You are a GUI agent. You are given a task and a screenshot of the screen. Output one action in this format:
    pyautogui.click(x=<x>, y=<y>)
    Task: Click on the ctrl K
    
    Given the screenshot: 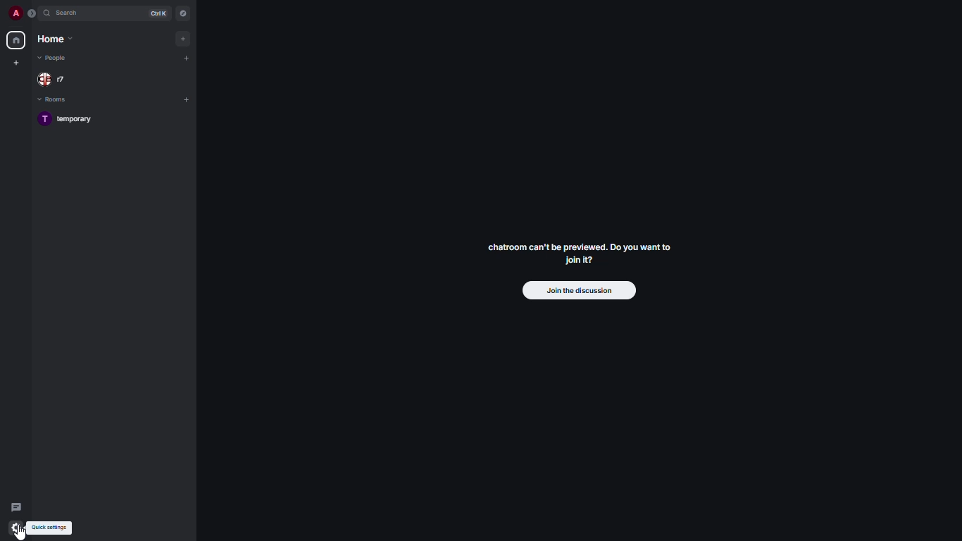 What is the action you would take?
    pyautogui.click(x=160, y=13)
    